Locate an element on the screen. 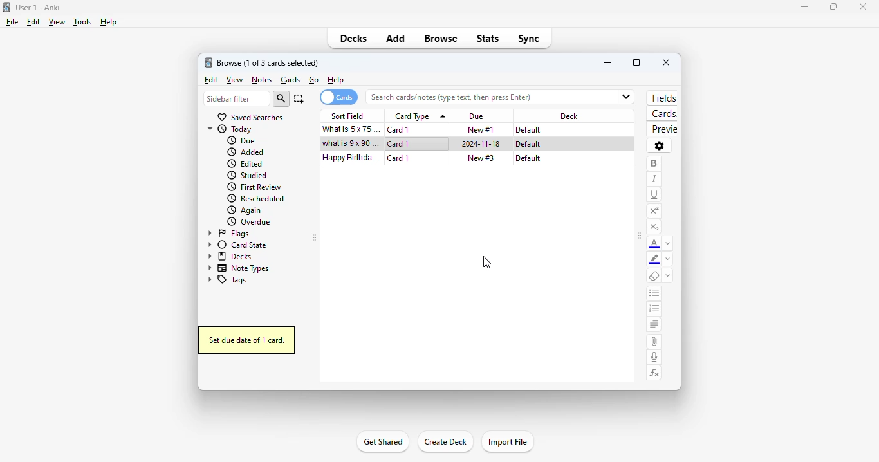 This screenshot has height=462, width=879. equations is located at coordinates (655, 374).